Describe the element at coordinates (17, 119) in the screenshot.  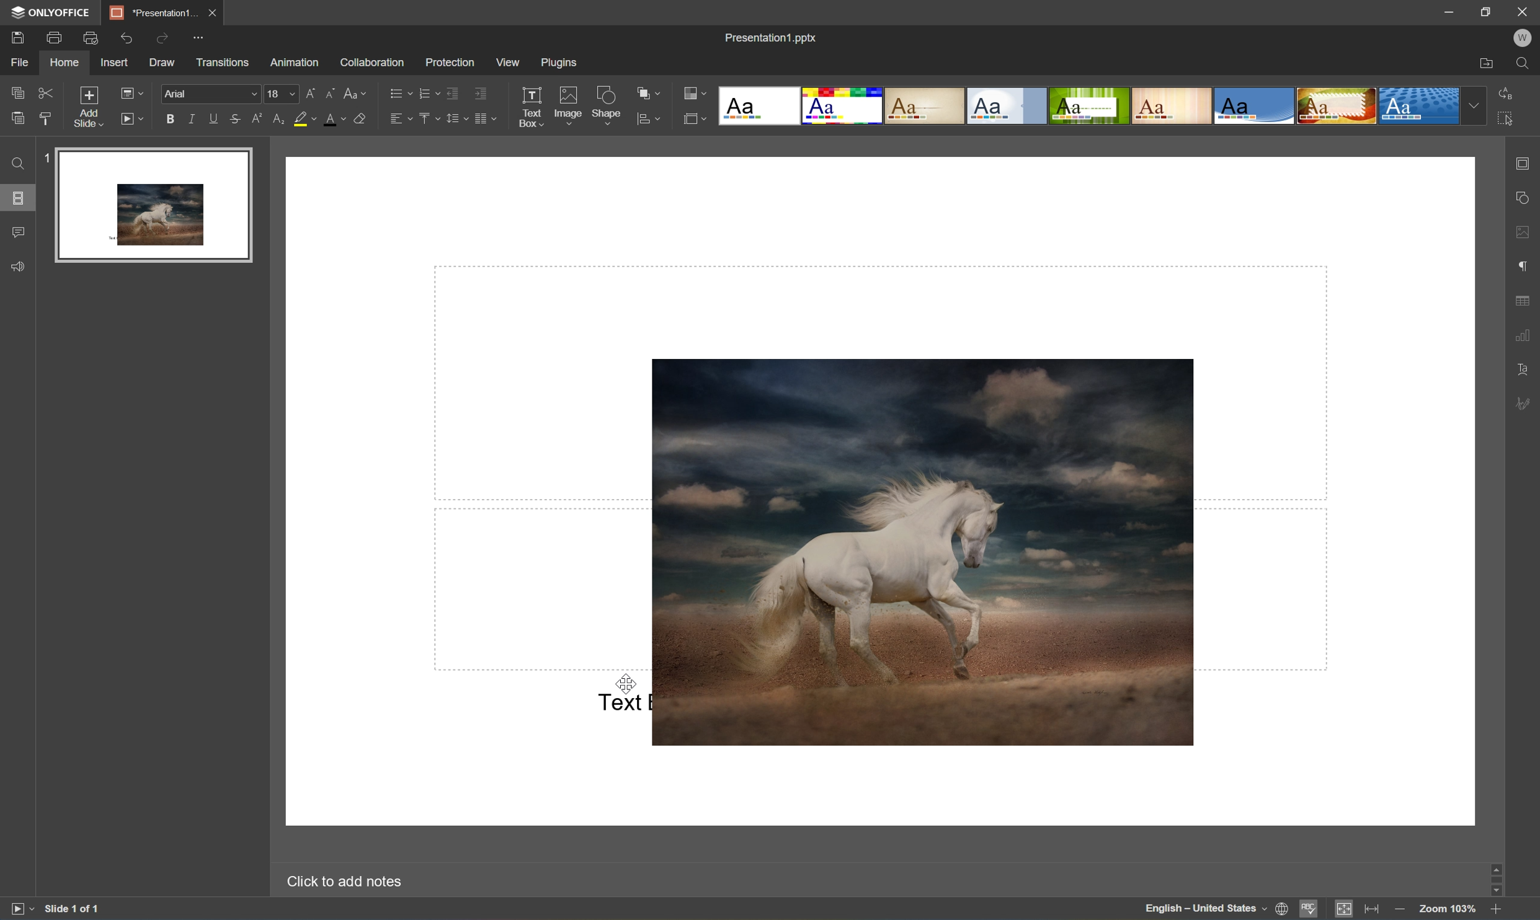
I see `Paste` at that location.